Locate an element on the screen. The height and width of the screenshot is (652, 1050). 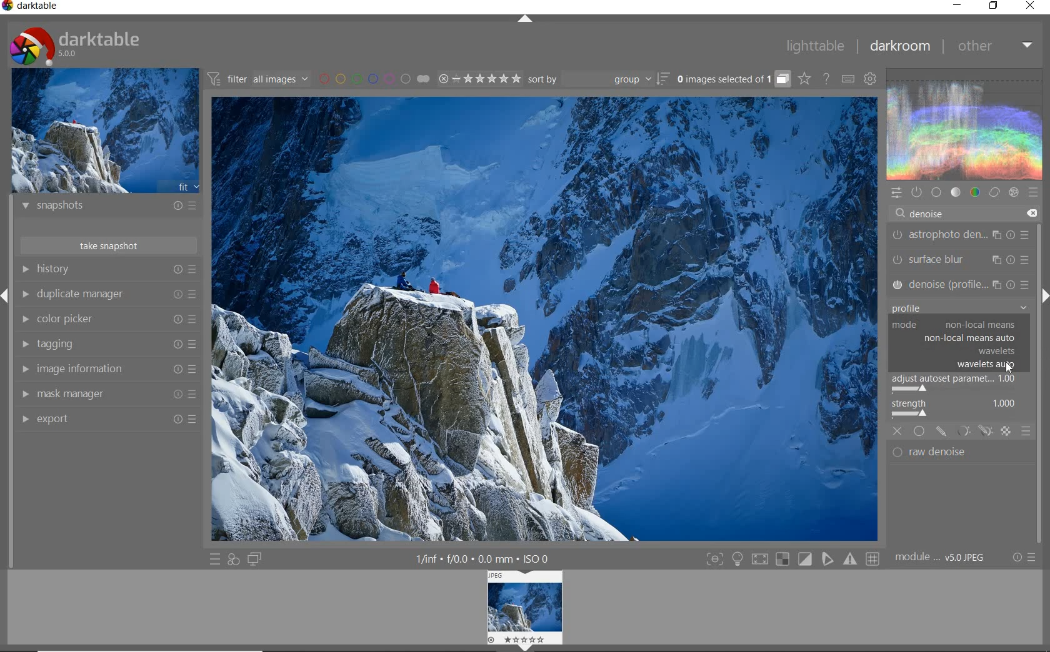
IMAGE is located at coordinates (526, 610).